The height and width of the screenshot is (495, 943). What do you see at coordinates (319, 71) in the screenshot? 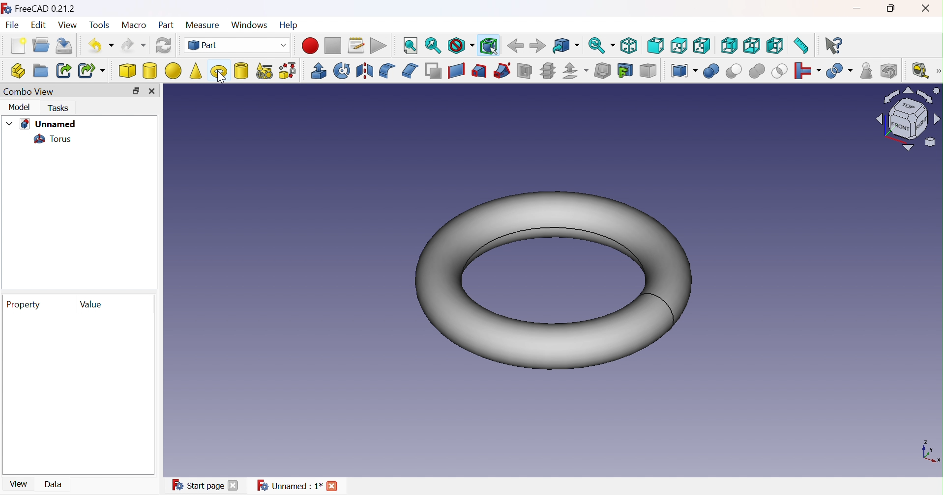
I see `Extrude` at bounding box center [319, 71].